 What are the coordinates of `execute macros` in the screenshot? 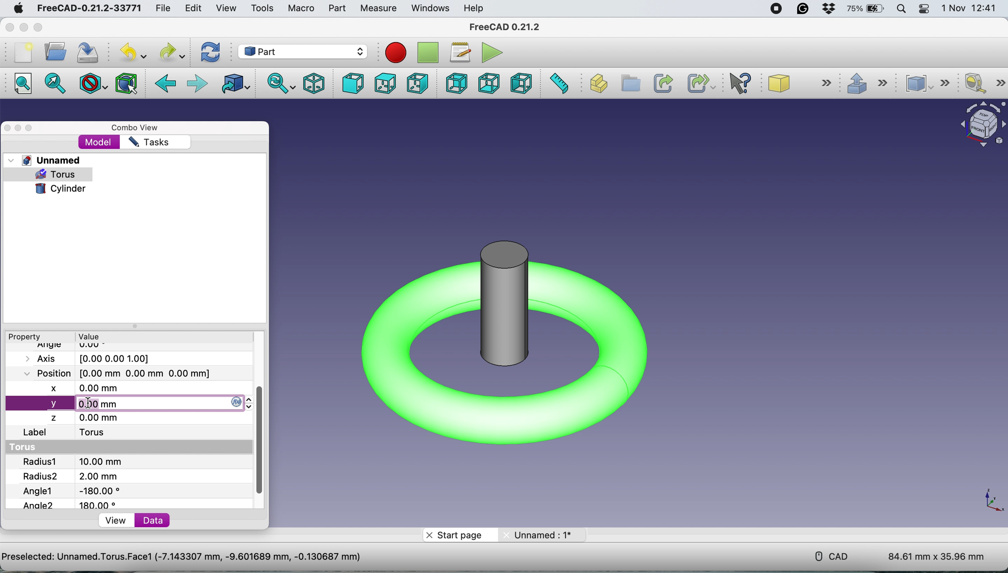 It's located at (494, 54).